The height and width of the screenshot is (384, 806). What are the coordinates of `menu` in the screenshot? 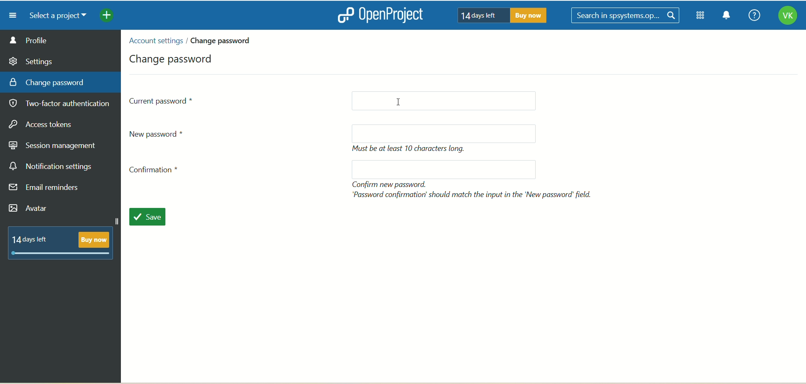 It's located at (10, 15).